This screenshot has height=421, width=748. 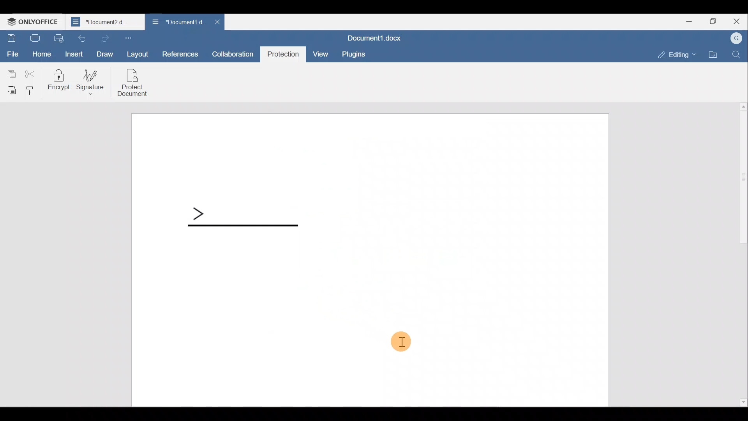 What do you see at coordinates (457, 259) in the screenshot?
I see `Working area` at bounding box center [457, 259].